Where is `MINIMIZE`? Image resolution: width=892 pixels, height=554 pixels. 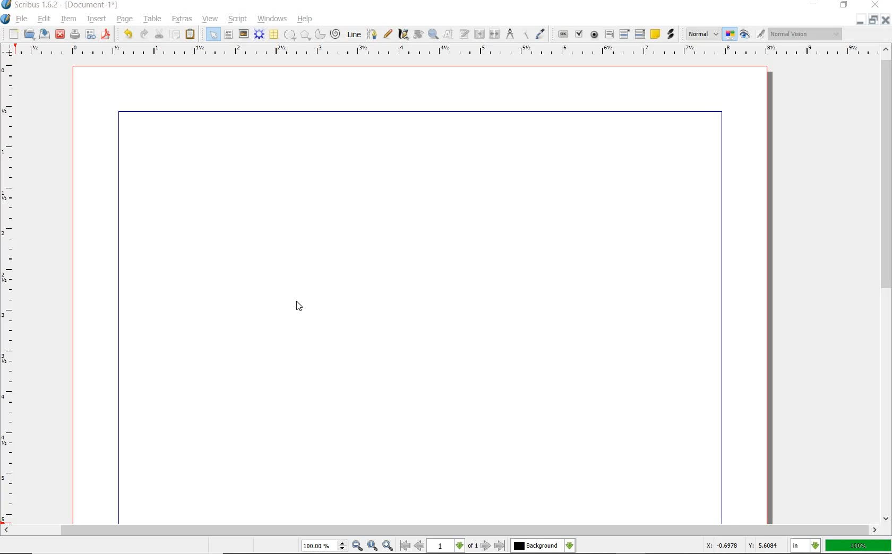 MINIMIZE is located at coordinates (814, 4).